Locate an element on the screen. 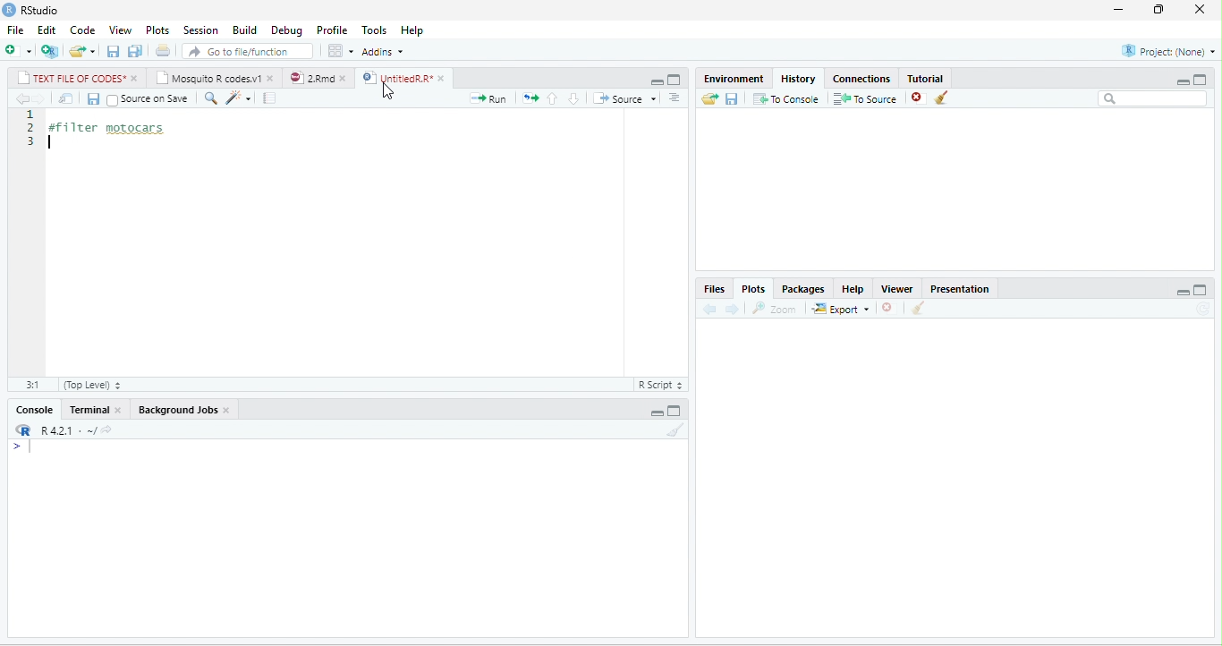 The width and height of the screenshot is (1222, 646). Addins is located at coordinates (382, 51).